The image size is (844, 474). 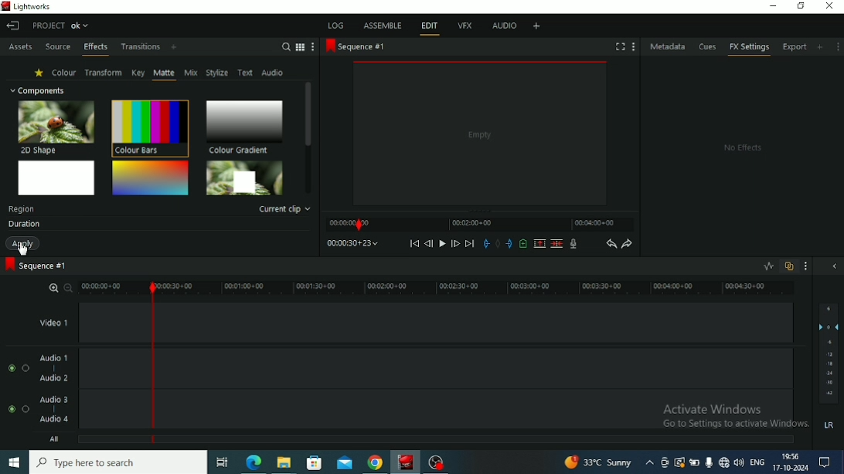 What do you see at coordinates (141, 47) in the screenshot?
I see `Transitions` at bounding box center [141, 47].